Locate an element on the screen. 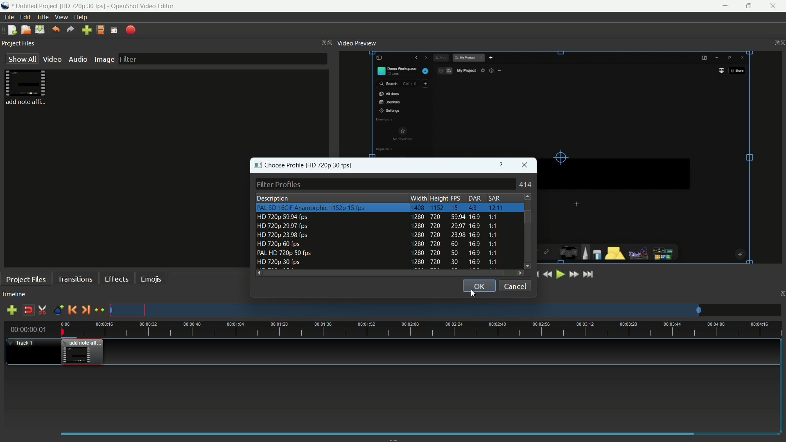 The height and width of the screenshot is (442, 786). open file is located at coordinates (25, 30).